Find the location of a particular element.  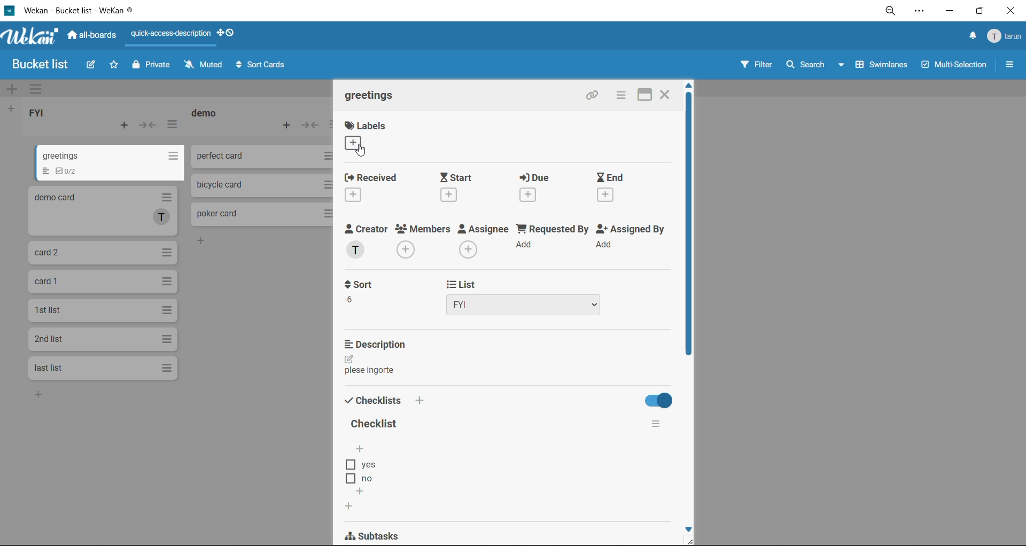

edit is located at coordinates (354, 360).